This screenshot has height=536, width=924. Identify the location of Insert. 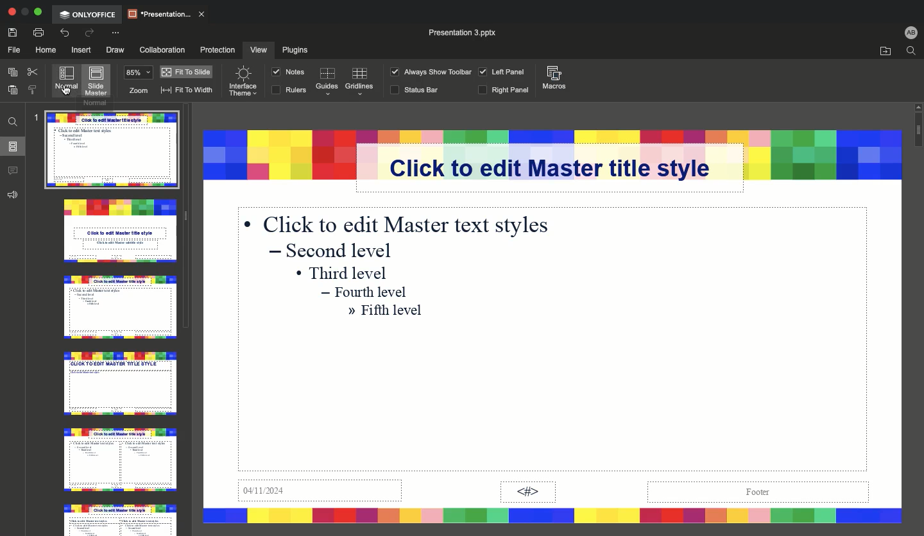
(81, 49).